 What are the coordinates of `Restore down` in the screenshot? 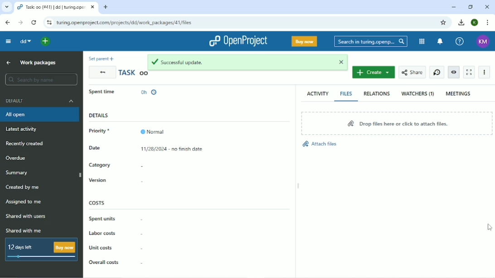 It's located at (470, 7).